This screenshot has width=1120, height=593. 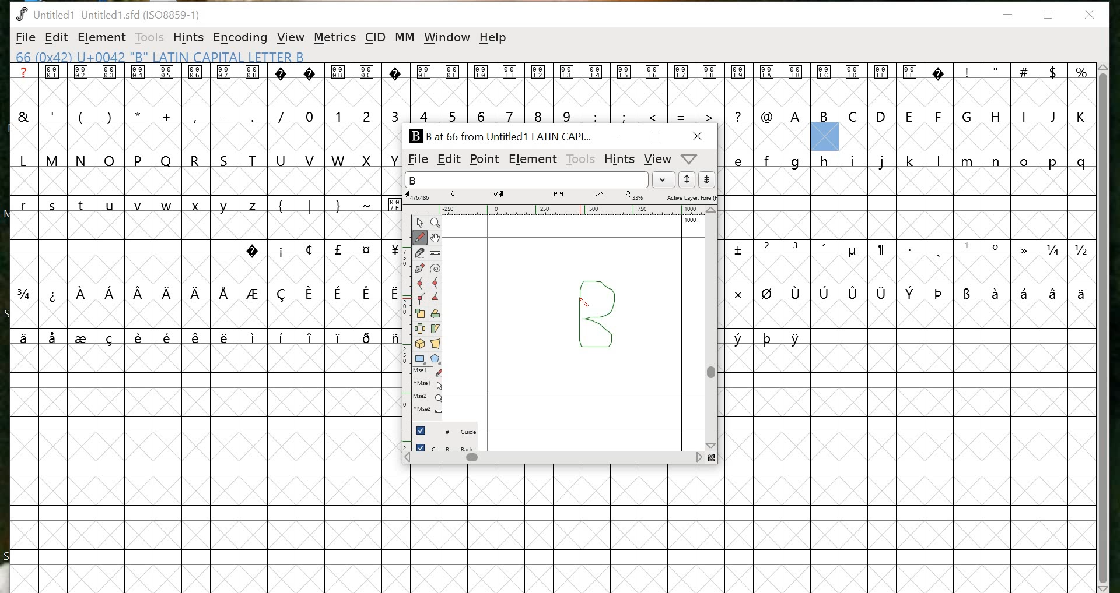 I want to click on Freehand, so click(x=421, y=239).